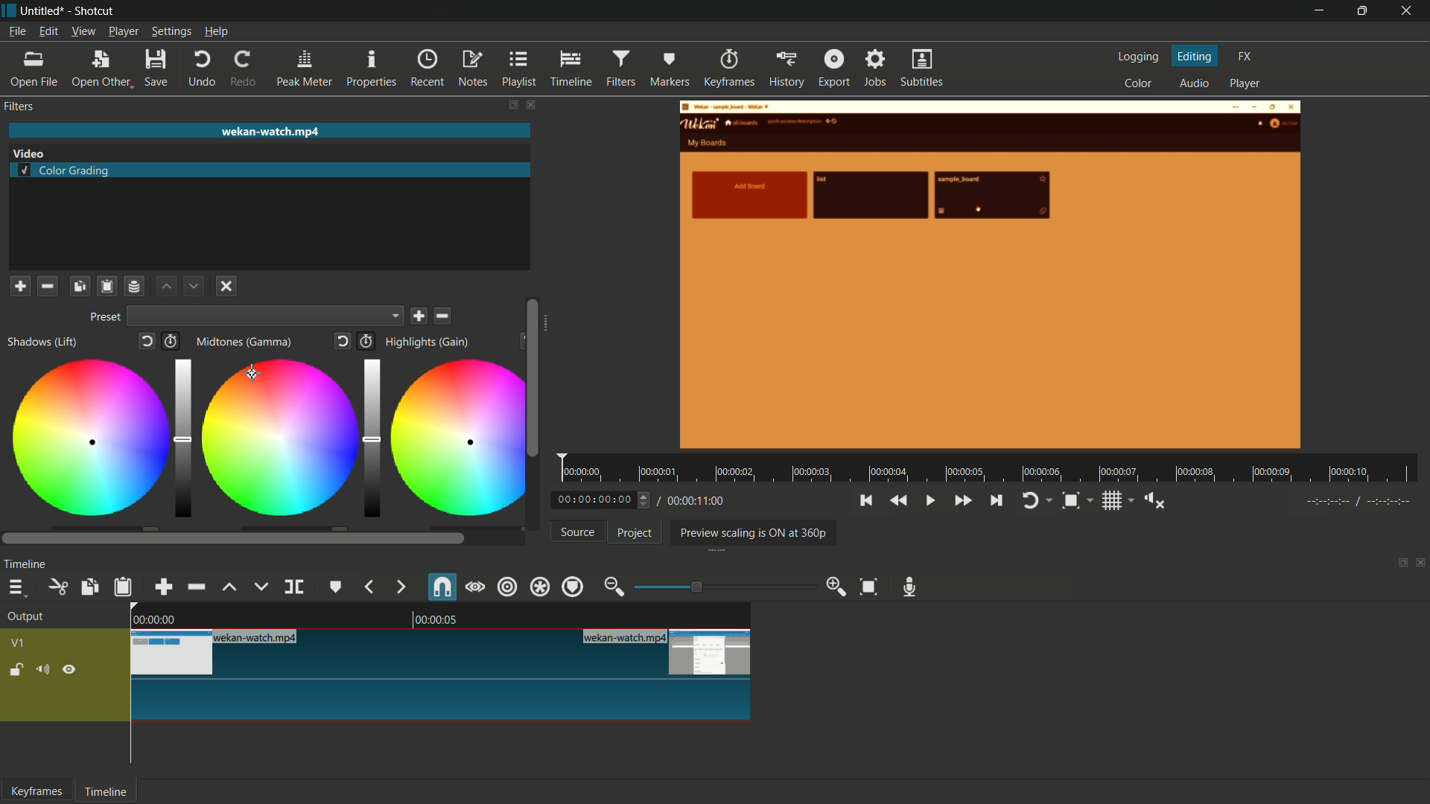  Describe the element at coordinates (60, 587) in the screenshot. I see `cut` at that location.